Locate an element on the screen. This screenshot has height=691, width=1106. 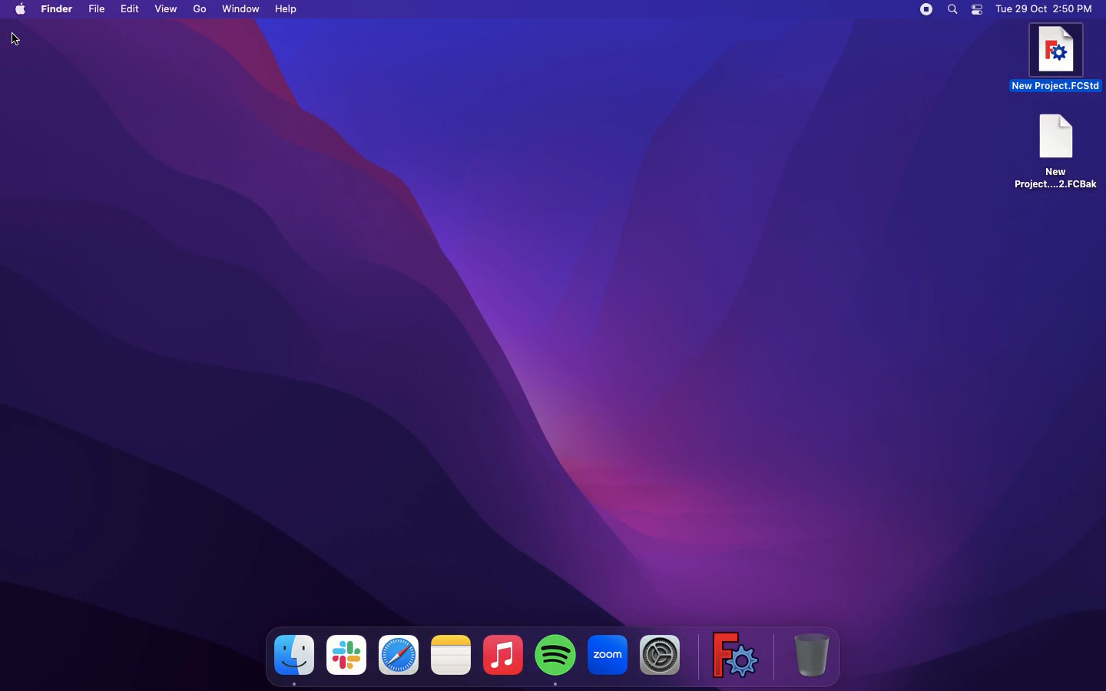
FreeCAD is located at coordinates (732, 653).